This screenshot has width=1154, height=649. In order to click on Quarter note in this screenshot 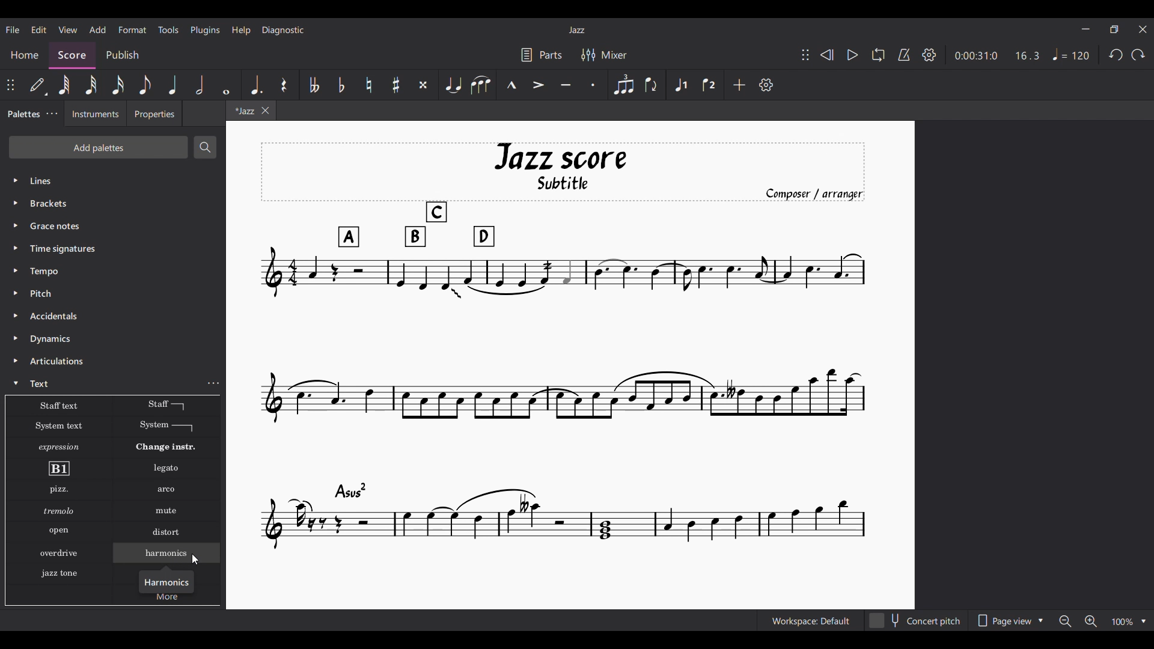, I will do `click(173, 85)`.